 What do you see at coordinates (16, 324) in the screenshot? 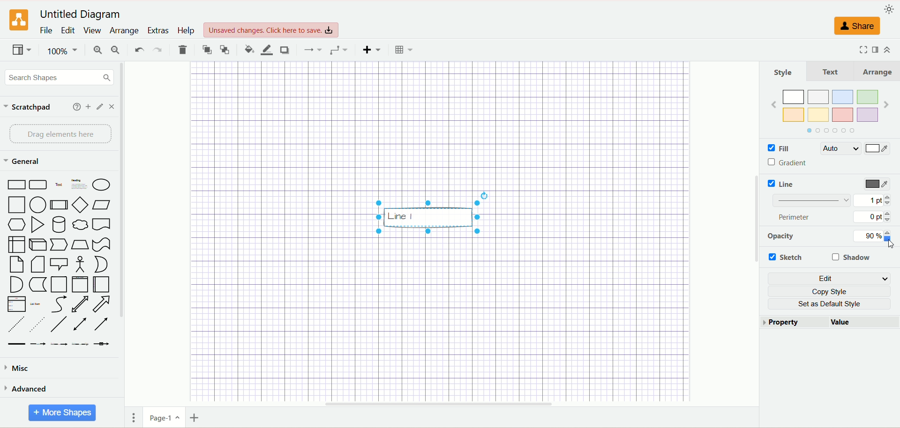
I see `Dashed Line` at bounding box center [16, 324].